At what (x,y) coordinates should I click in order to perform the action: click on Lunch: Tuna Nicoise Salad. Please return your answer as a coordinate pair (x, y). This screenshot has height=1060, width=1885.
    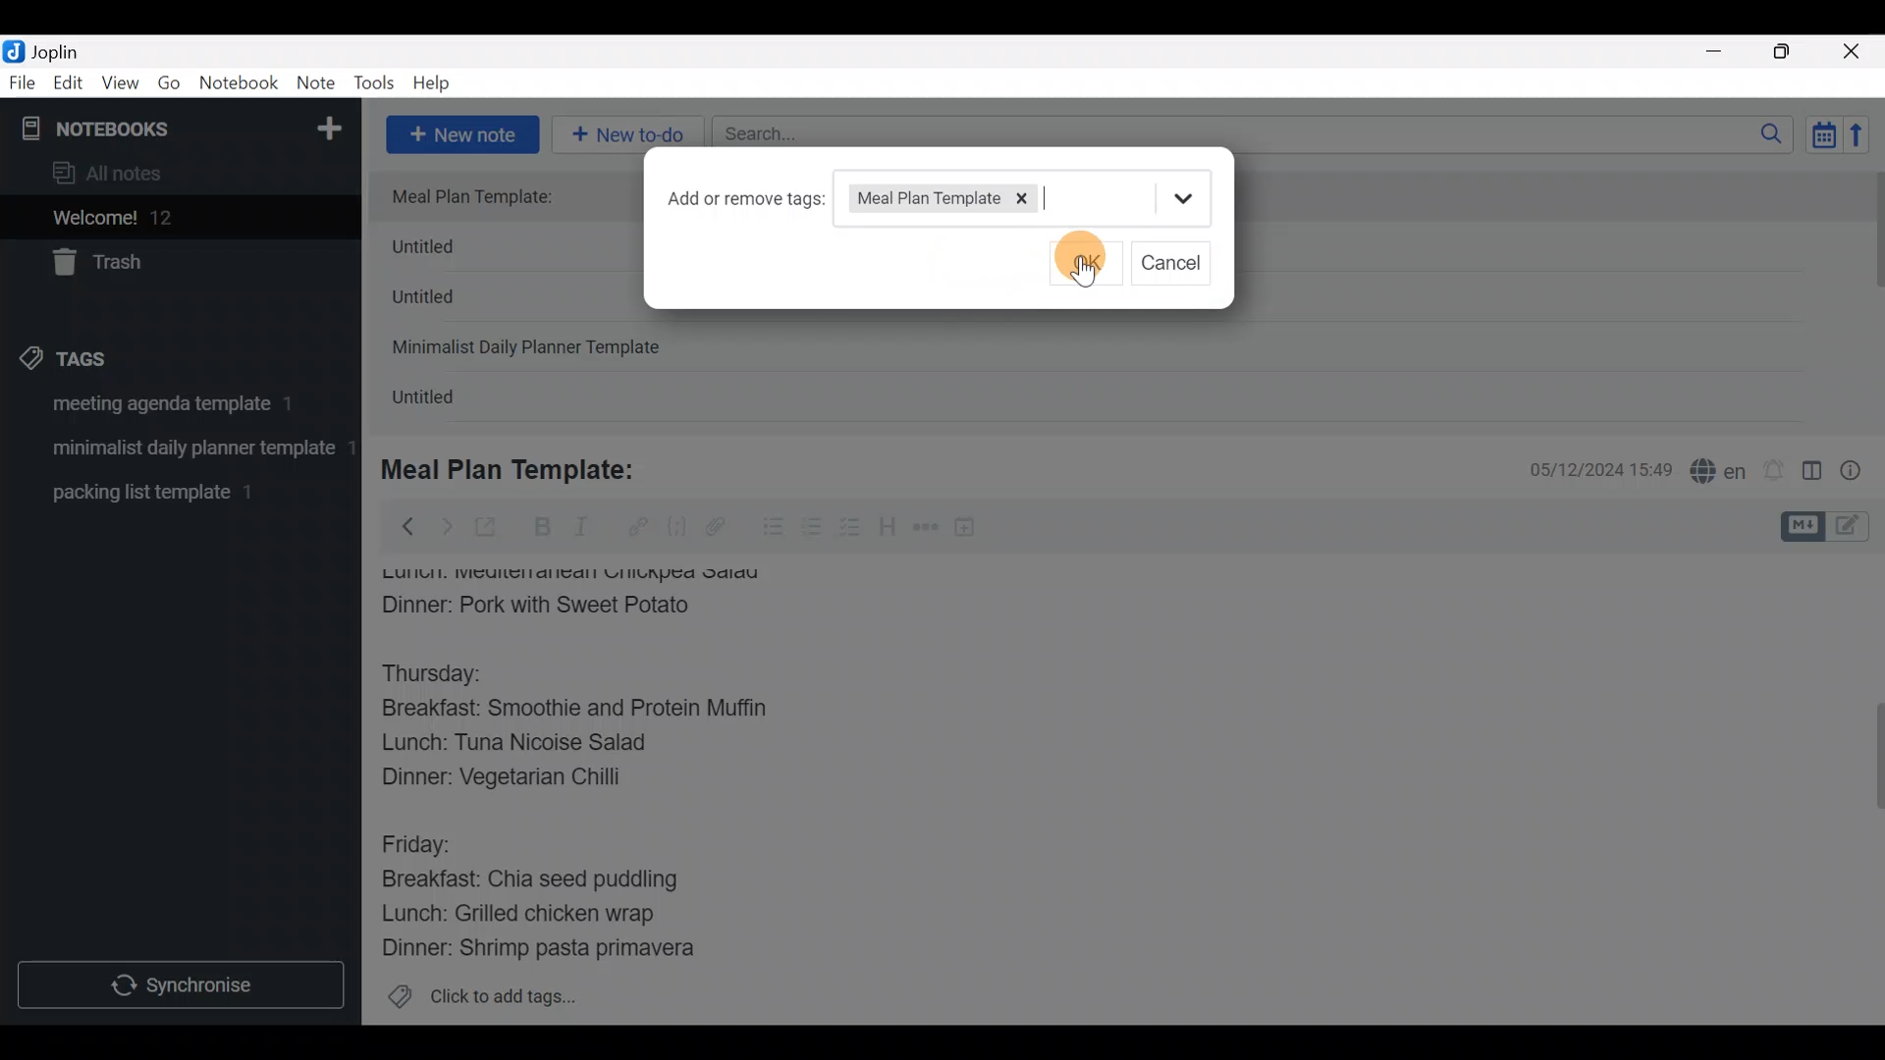
    Looking at the image, I should click on (531, 747).